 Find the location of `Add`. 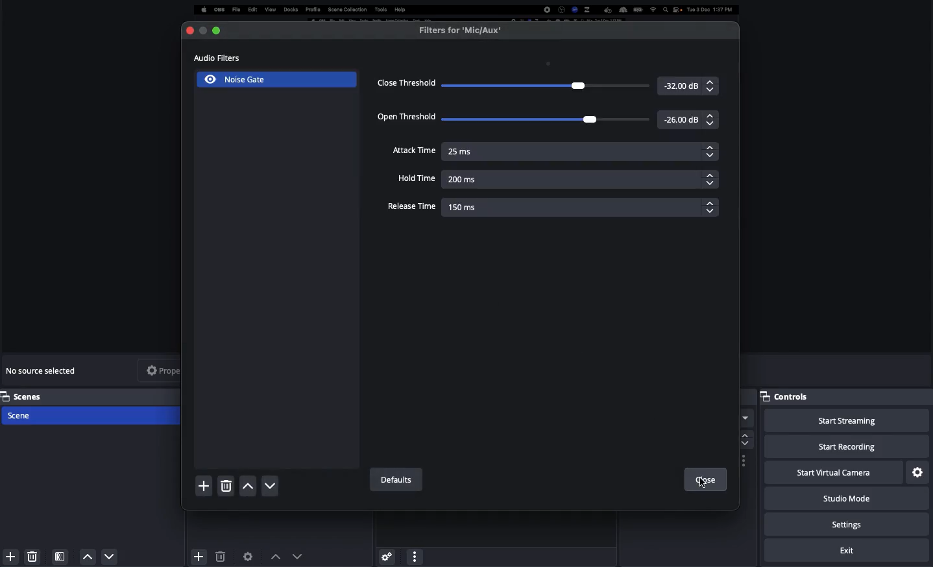

Add is located at coordinates (8, 557).